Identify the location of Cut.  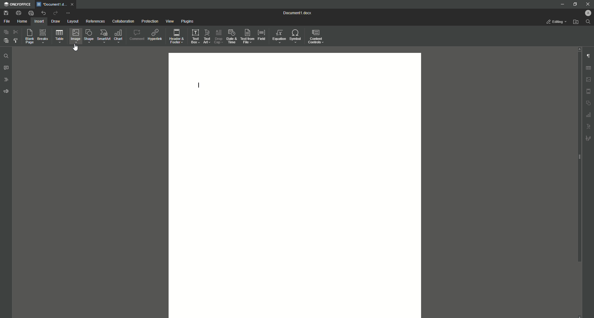
(17, 32).